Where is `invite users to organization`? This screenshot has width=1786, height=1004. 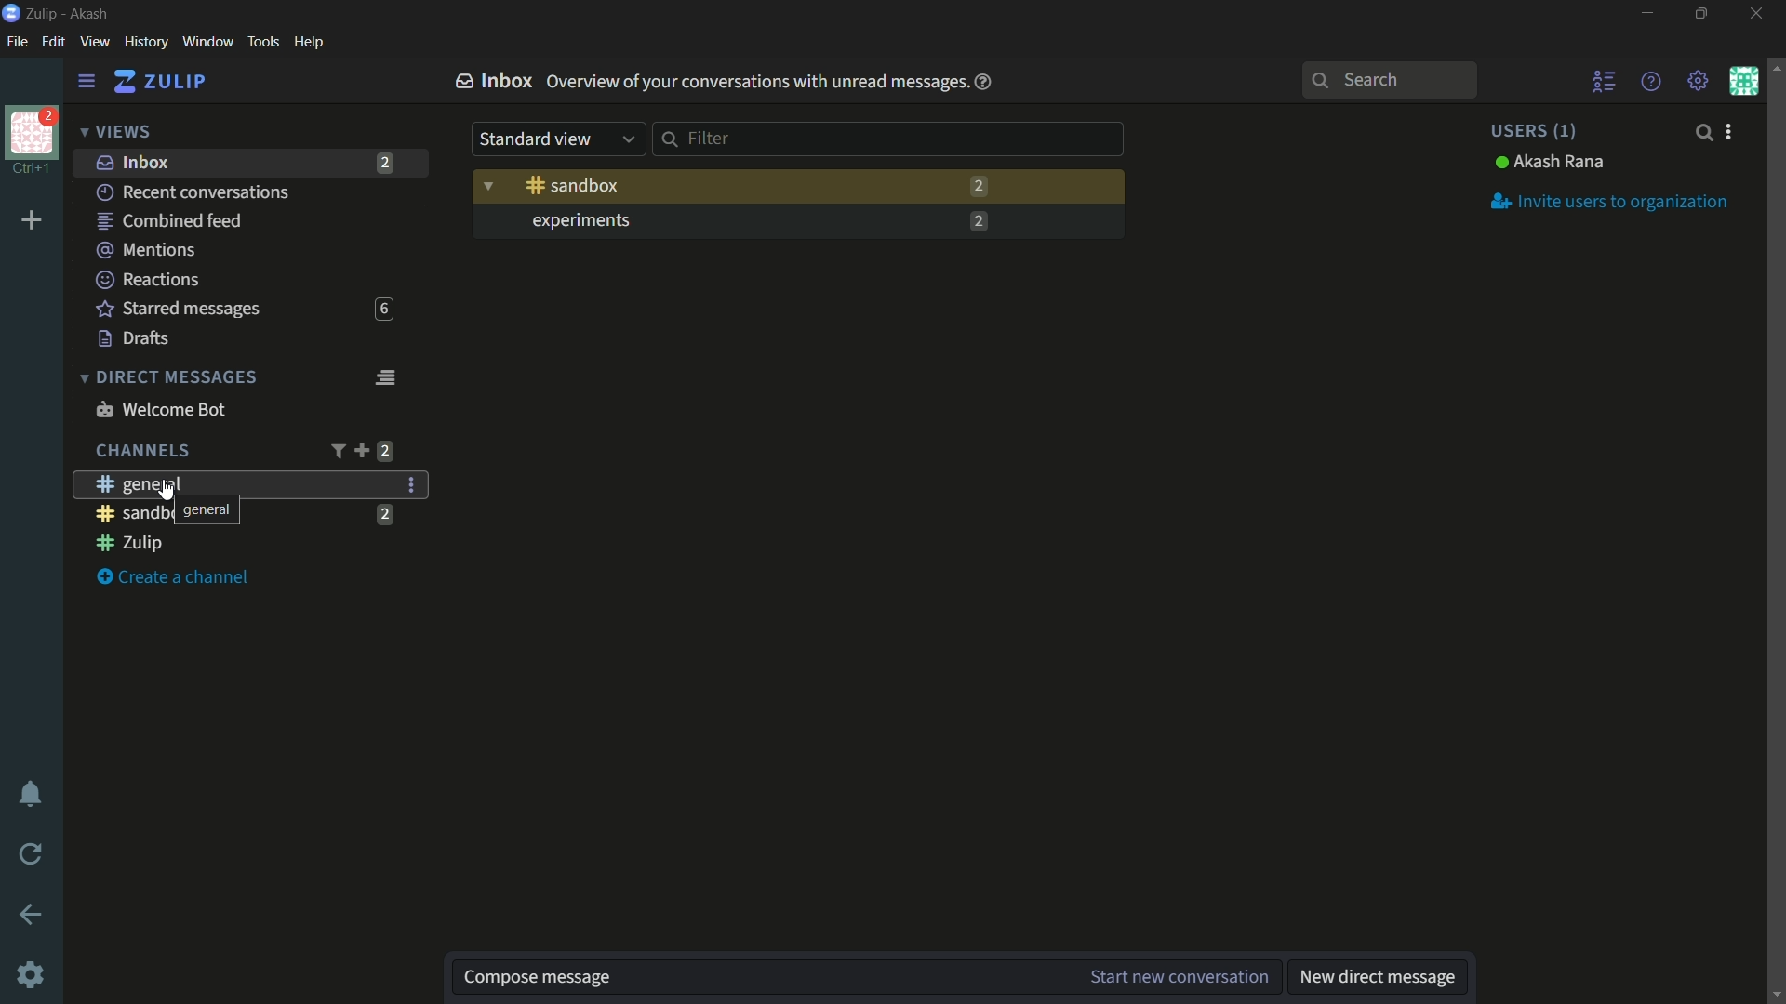 invite users to organization is located at coordinates (1609, 200).